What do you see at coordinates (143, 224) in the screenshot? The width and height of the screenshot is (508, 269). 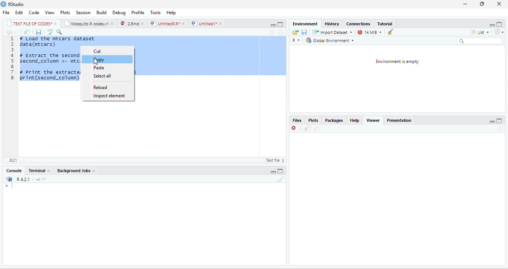 I see `display` at bounding box center [143, 224].